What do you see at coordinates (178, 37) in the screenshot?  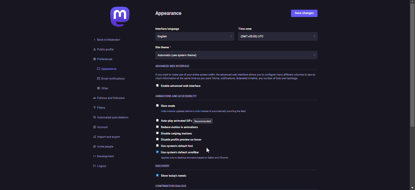 I see `language` at bounding box center [178, 37].